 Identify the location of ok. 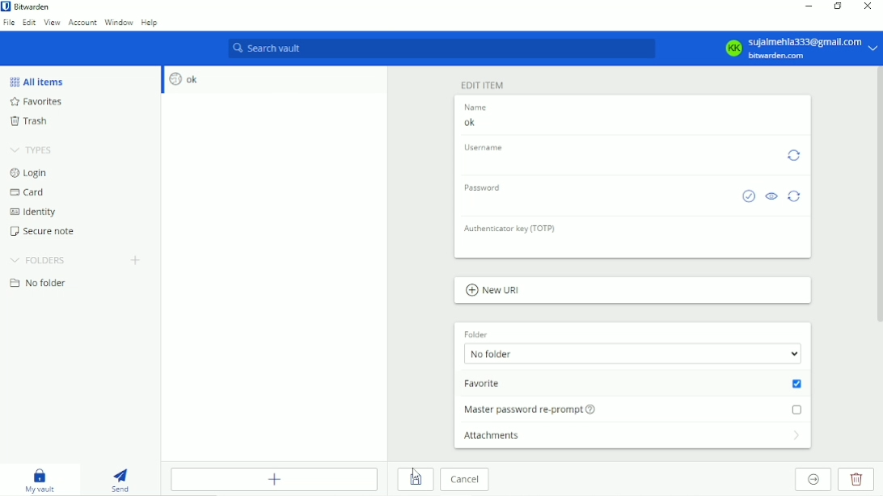
(630, 124).